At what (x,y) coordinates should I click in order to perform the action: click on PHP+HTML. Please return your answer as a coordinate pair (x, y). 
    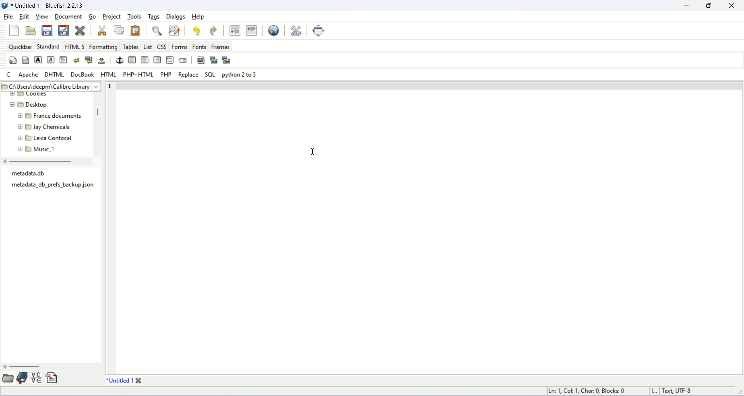
    Looking at the image, I should click on (138, 74).